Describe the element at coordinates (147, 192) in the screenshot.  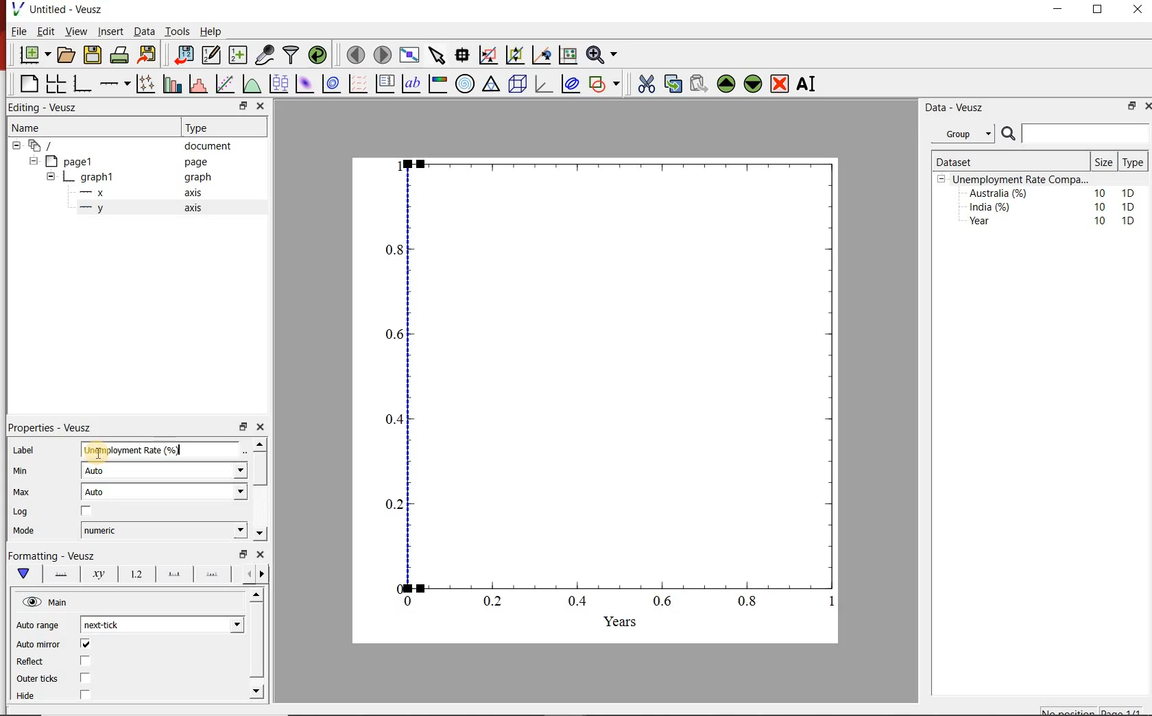
I see `x axis` at that location.